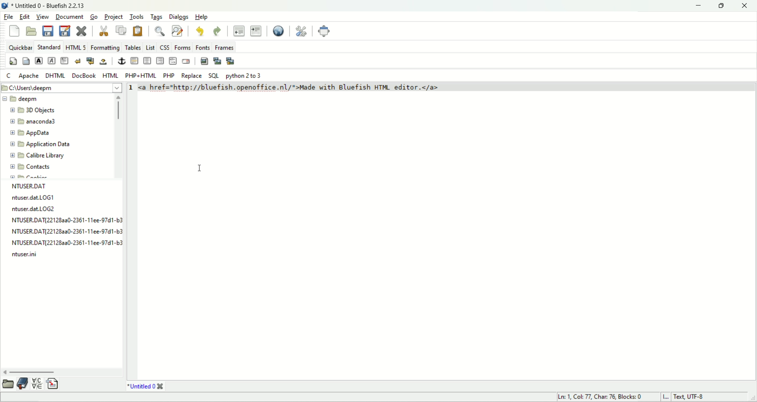  I want to click on list, so click(149, 46).